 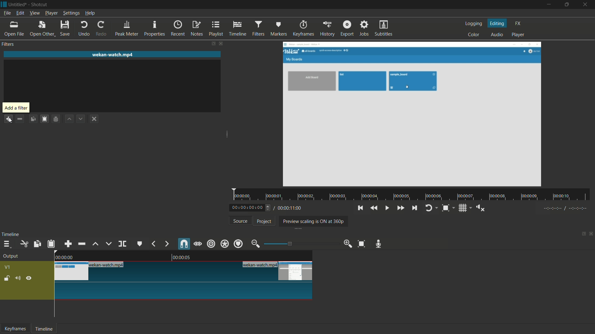 I want to click on copy, so click(x=37, y=244).